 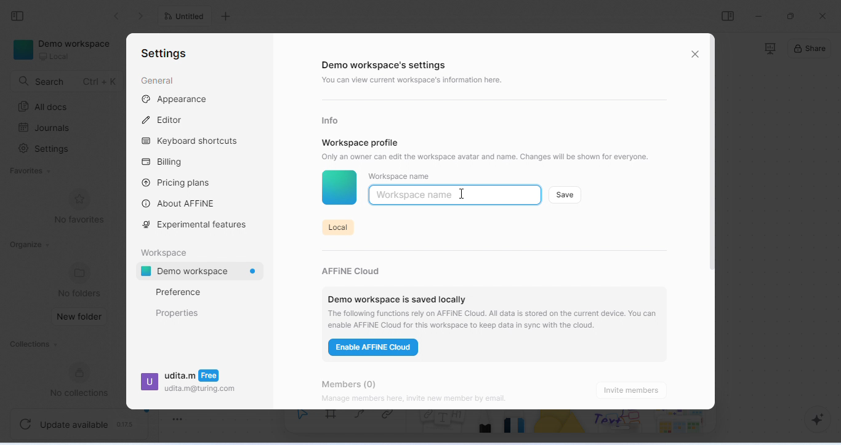 What do you see at coordinates (355, 268) in the screenshot?
I see `affine cloud` at bounding box center [355, 268].